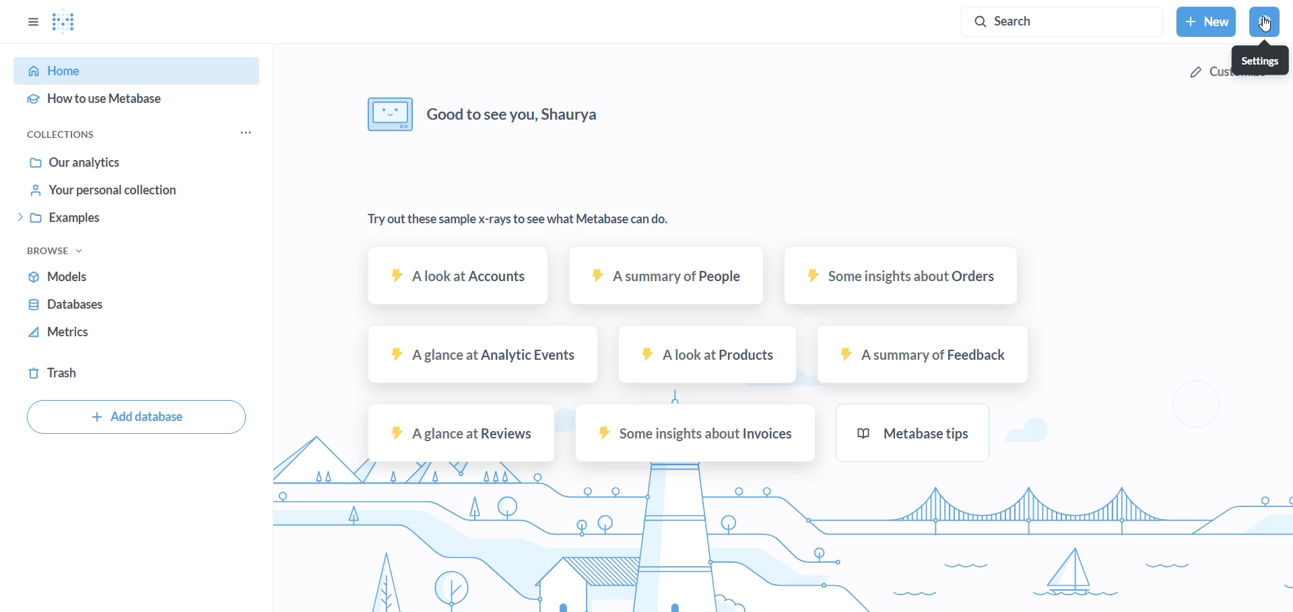 The width and height of the screenshot is (1293, 612). What do you see at coordinates (30, 22) in the screenshot?
I see `options` at bounding box center [30, 22].